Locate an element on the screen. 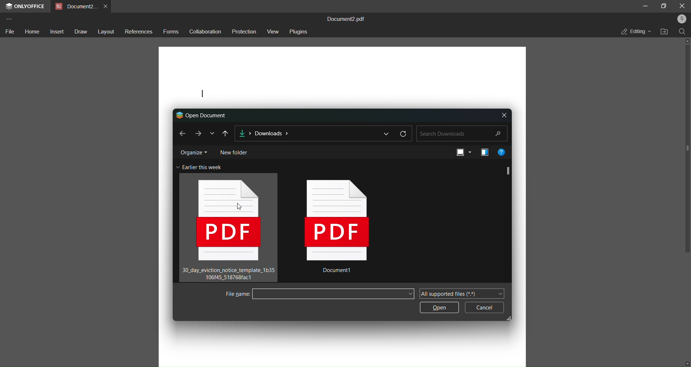  forms is located at coordinates (171, 32).